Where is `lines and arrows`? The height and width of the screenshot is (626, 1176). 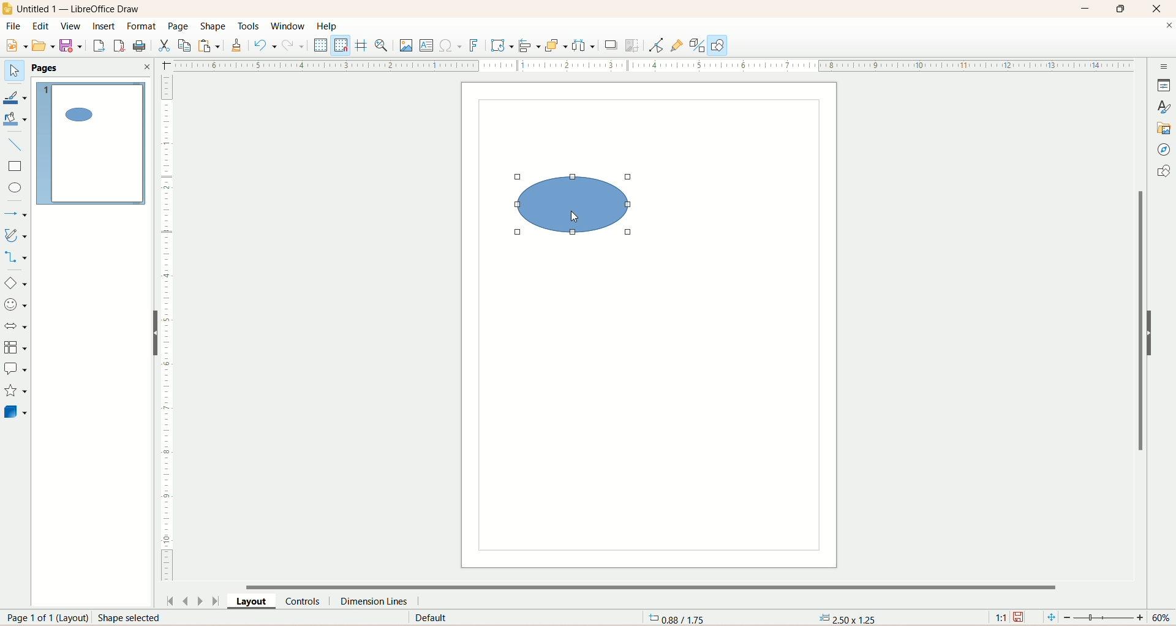
lines and arrows is located at coordinates (15, 214).